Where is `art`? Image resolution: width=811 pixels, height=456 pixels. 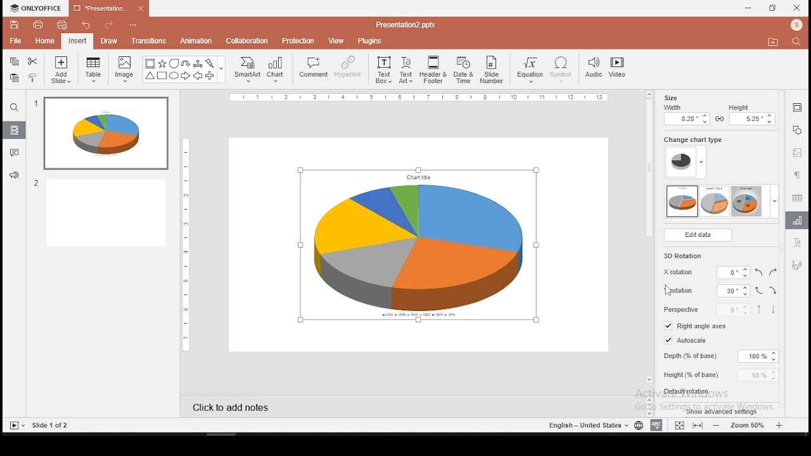 art is located at coordinates (796, 266).